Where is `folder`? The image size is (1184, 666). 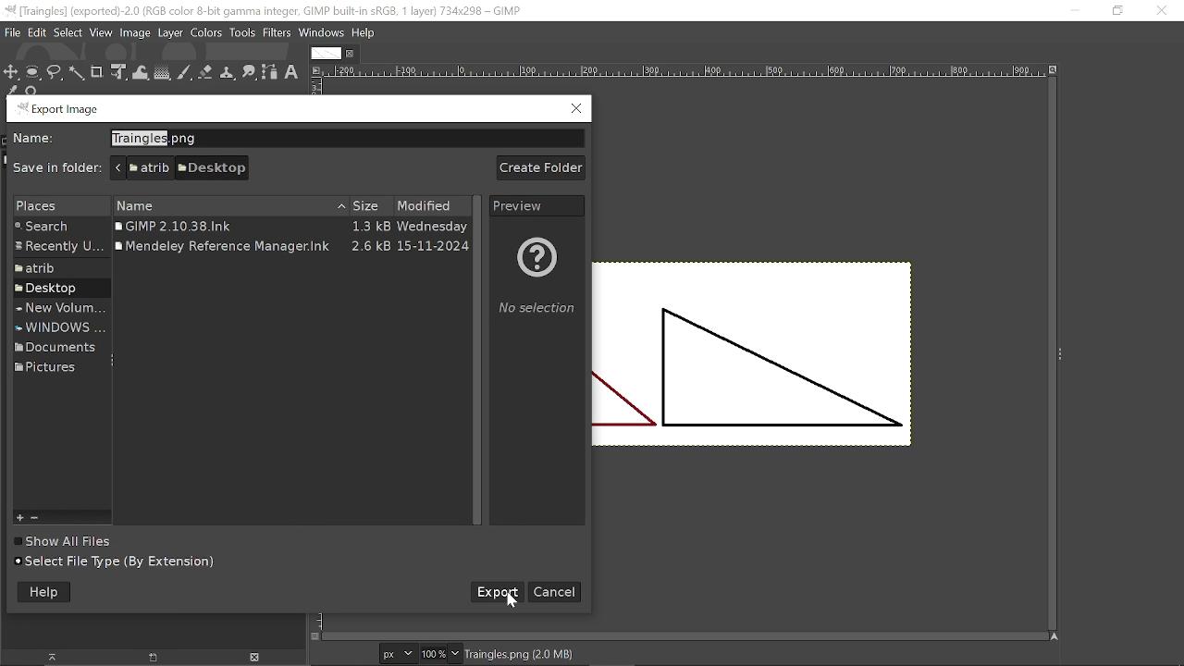
folder is located at coordinates (52, 346).